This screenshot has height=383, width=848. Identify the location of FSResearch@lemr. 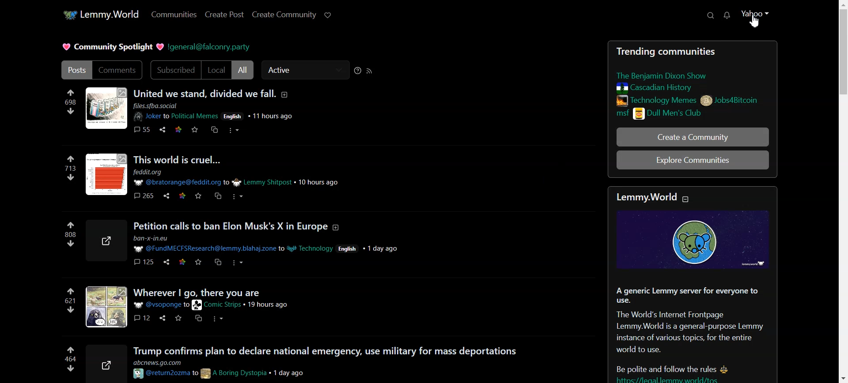
(154, 239).